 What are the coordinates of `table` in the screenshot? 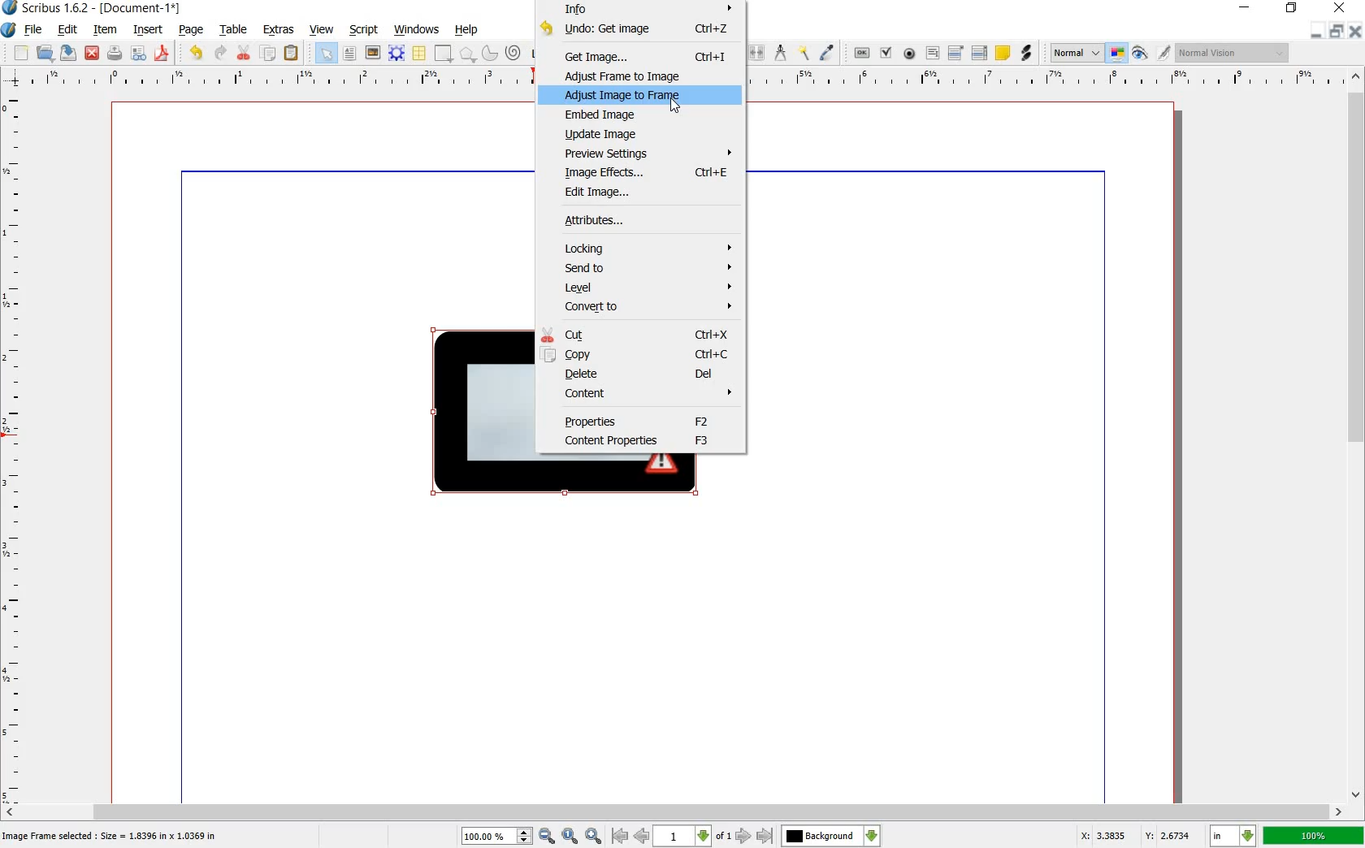 It's located at (418, 53).